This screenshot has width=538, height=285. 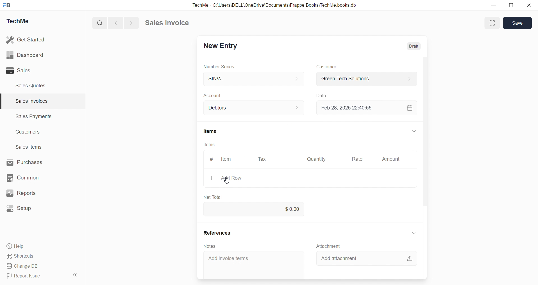 I want to click on Date, so click(x=321, y=95).